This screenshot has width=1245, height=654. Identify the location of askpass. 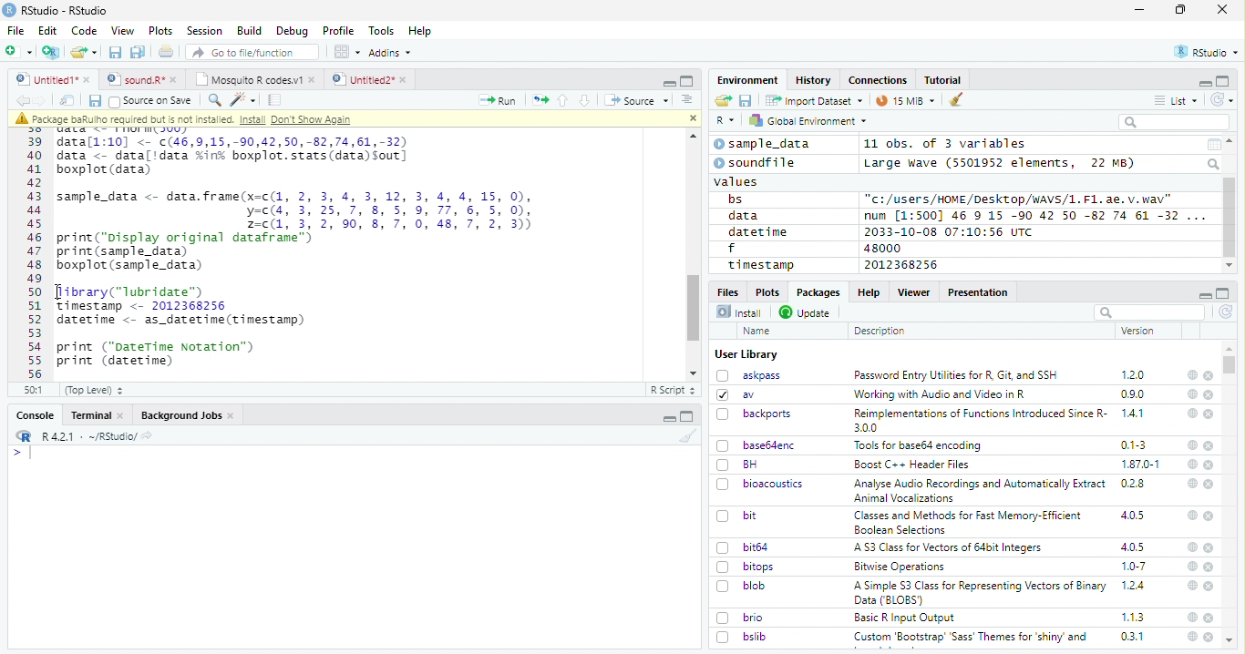
(747, 375).